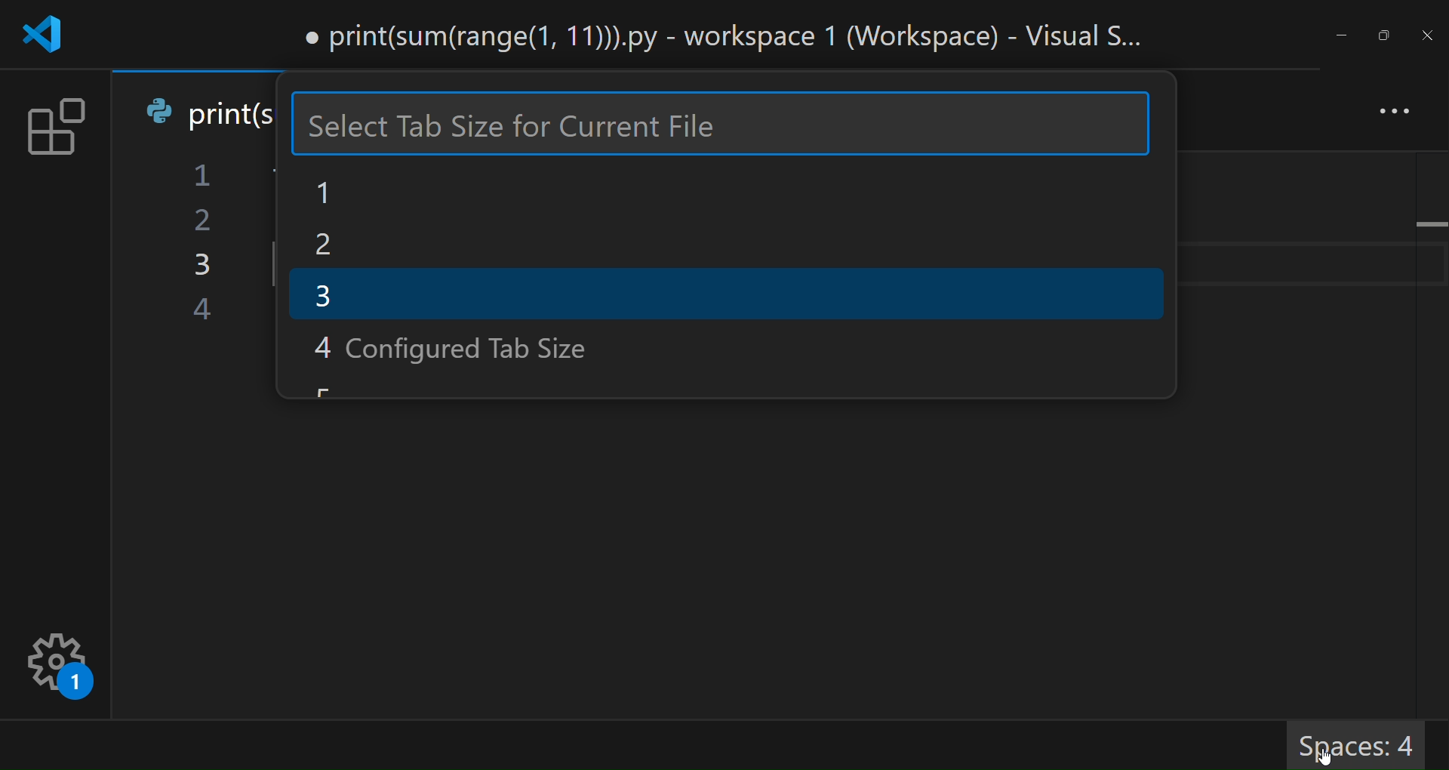 This screenshot has height=770, width=1449. I want to click on minimize, so click(1340, 35).